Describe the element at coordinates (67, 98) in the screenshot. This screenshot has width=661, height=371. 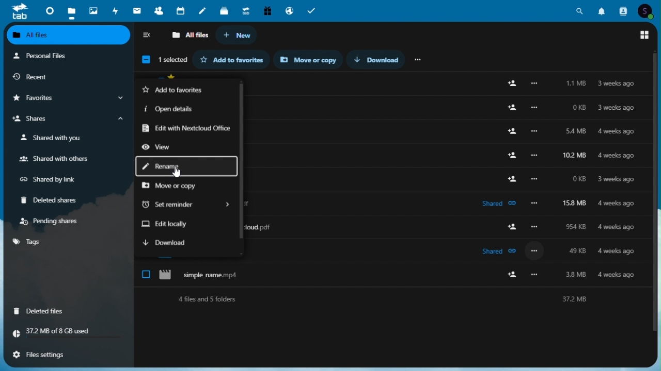
I see `favourites` at that location.